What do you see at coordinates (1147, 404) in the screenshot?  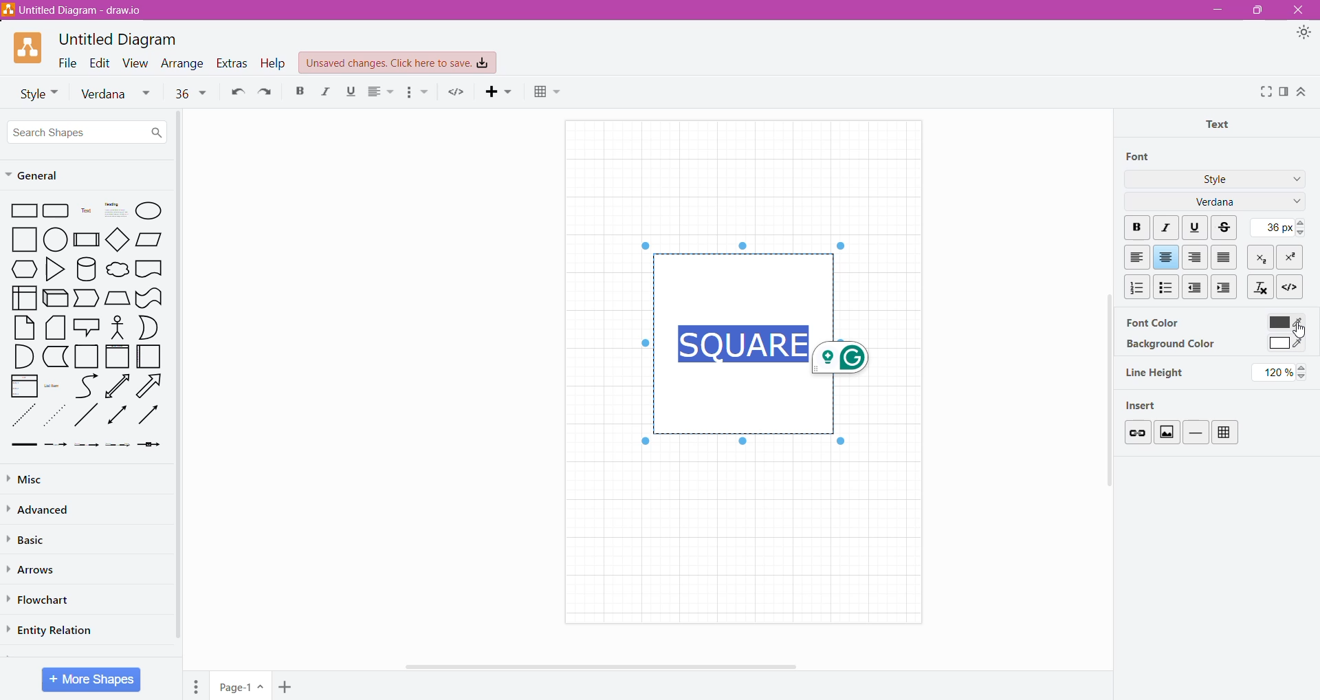 I see `Insert` at bounding box center [1147, 404].